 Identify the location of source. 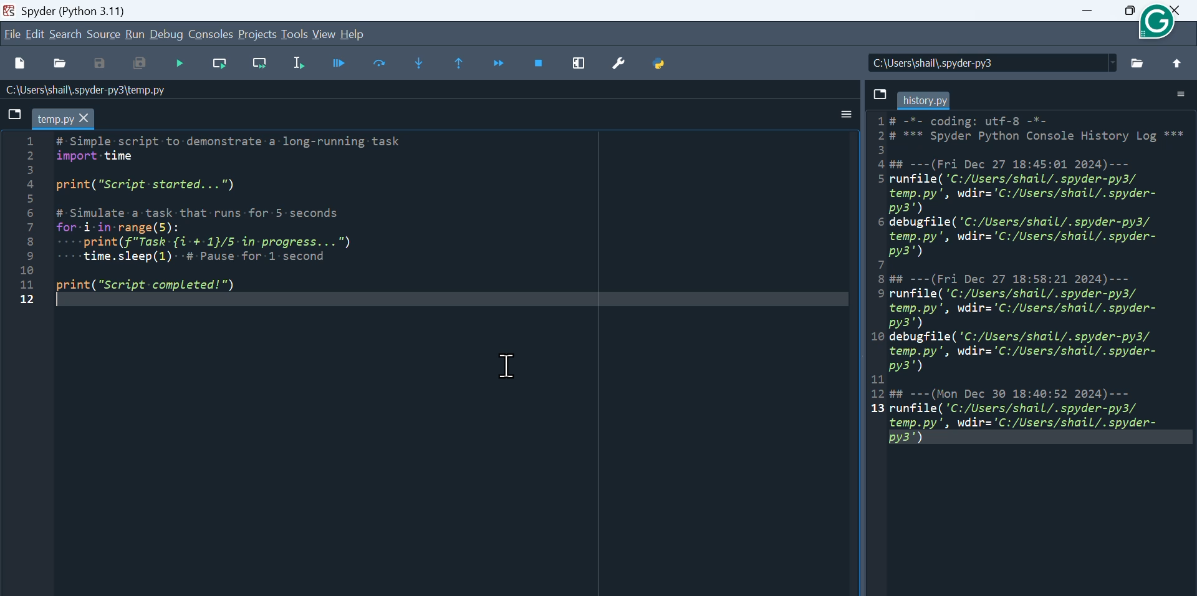
(103, 34).